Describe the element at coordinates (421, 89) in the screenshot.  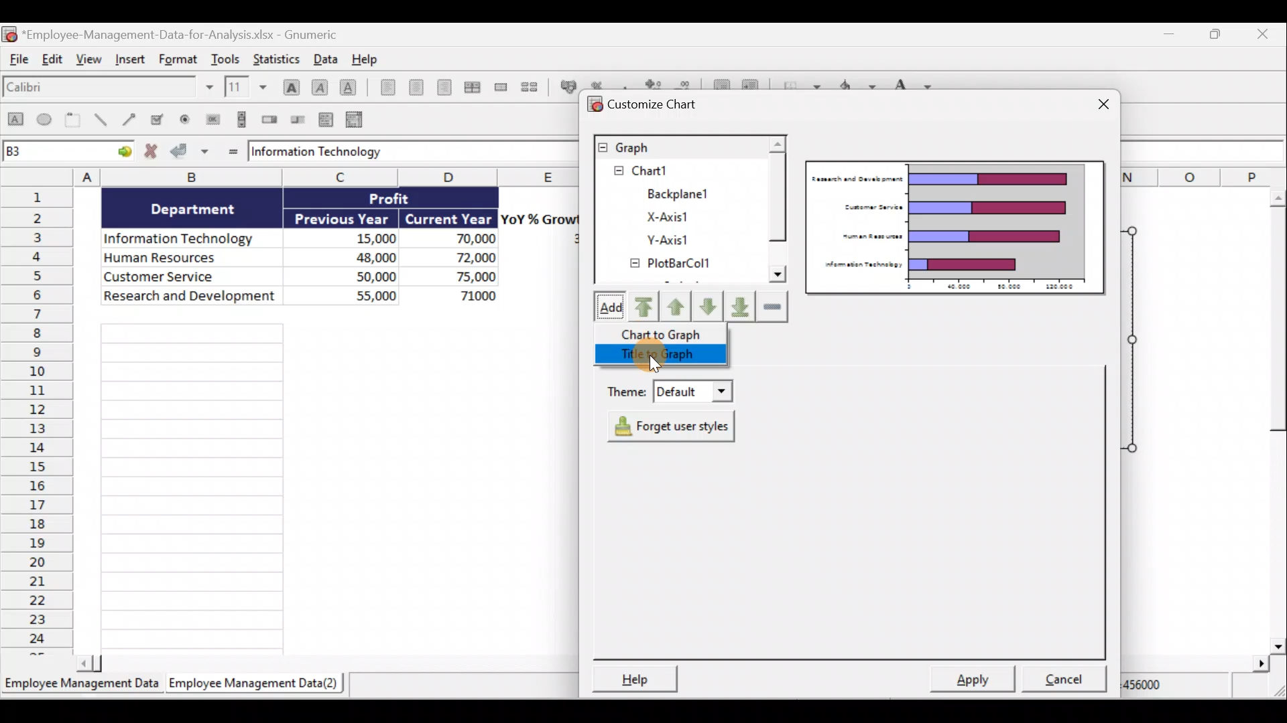
I see `Centre horizontally` at that location.